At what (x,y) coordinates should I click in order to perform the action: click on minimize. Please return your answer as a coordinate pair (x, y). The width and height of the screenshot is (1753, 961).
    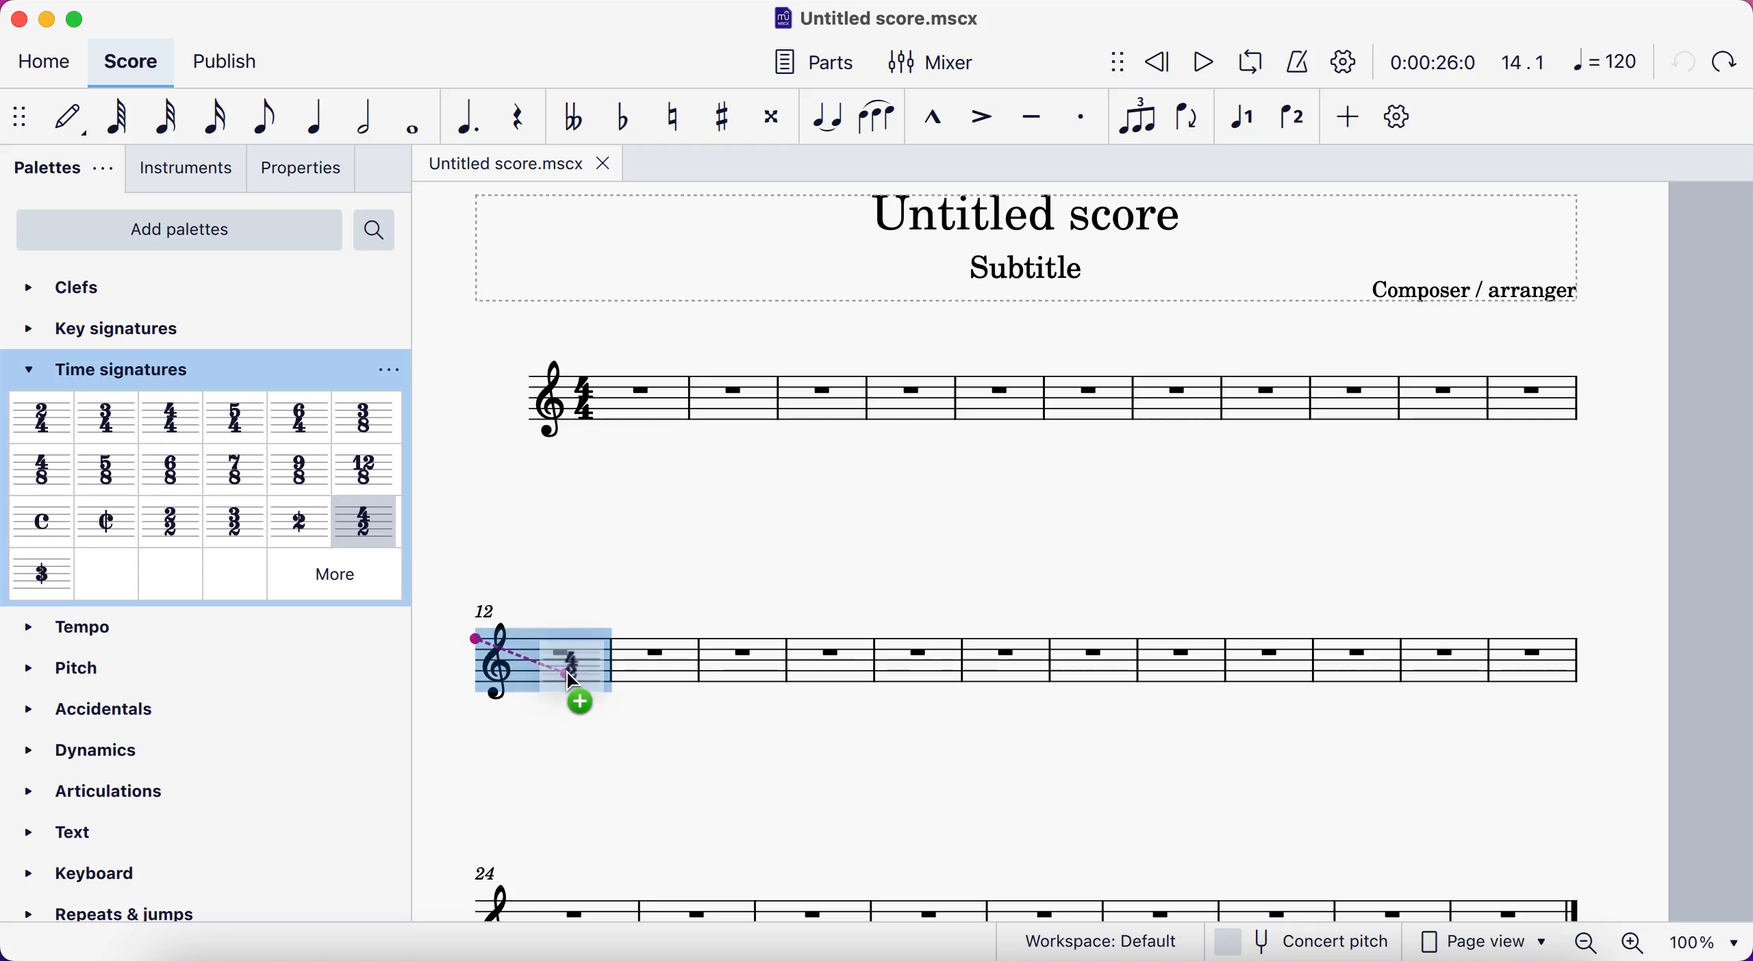
    Looking at the image, I should click on (48, 22).